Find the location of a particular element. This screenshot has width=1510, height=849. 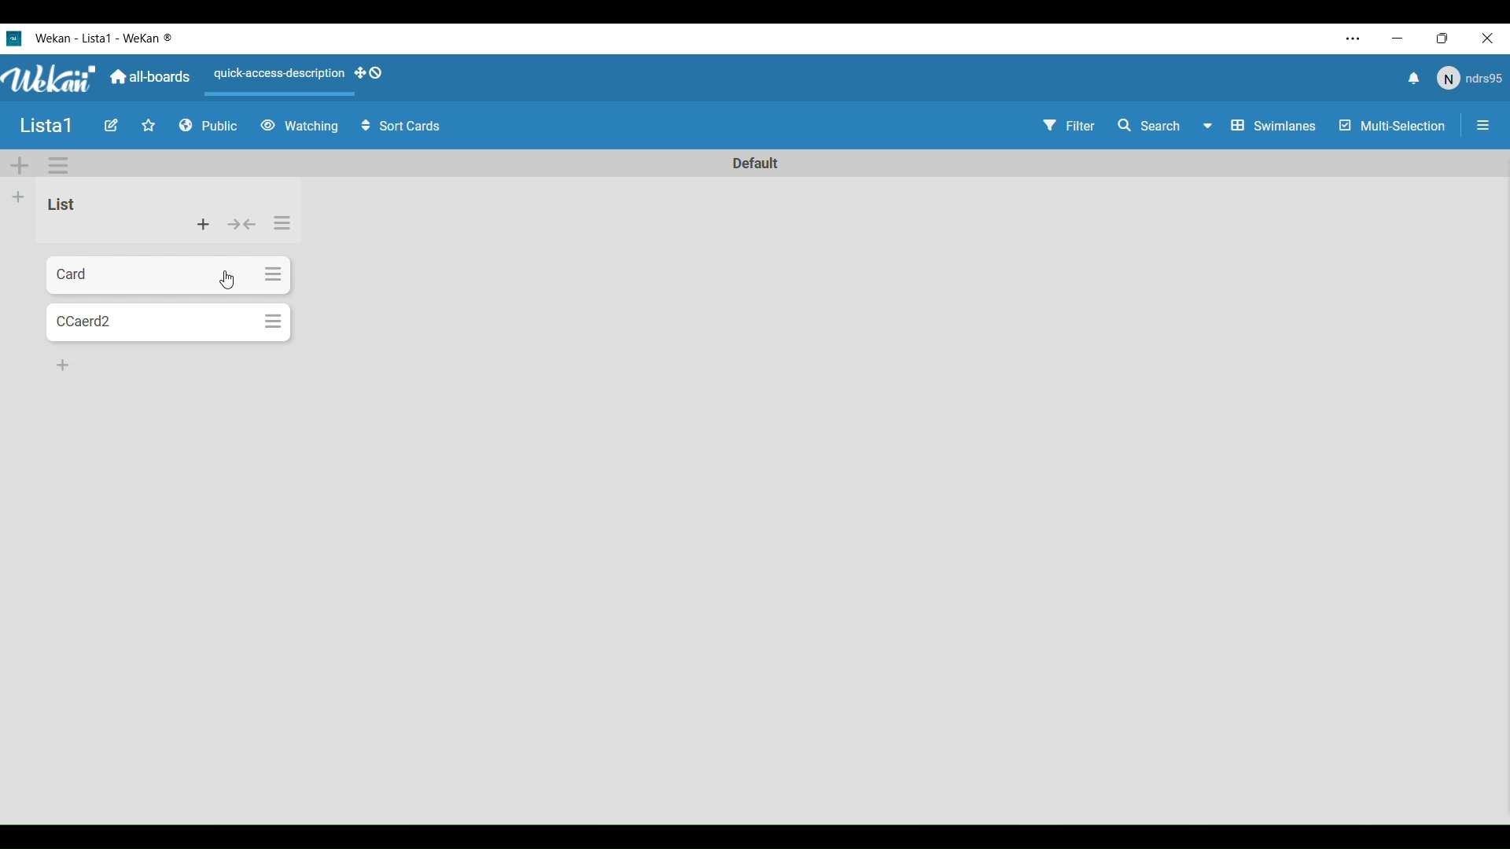

Settings is located at coordinates (284, 222).